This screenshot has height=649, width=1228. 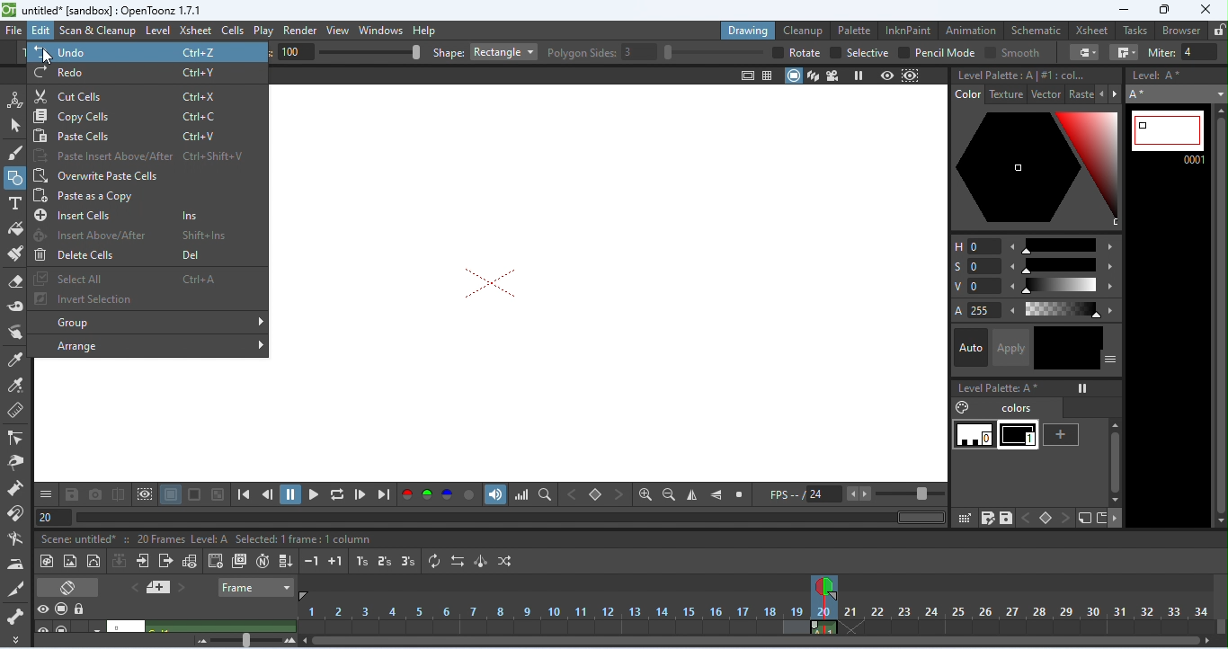 I want to click on render, so click(x=299, y=31).